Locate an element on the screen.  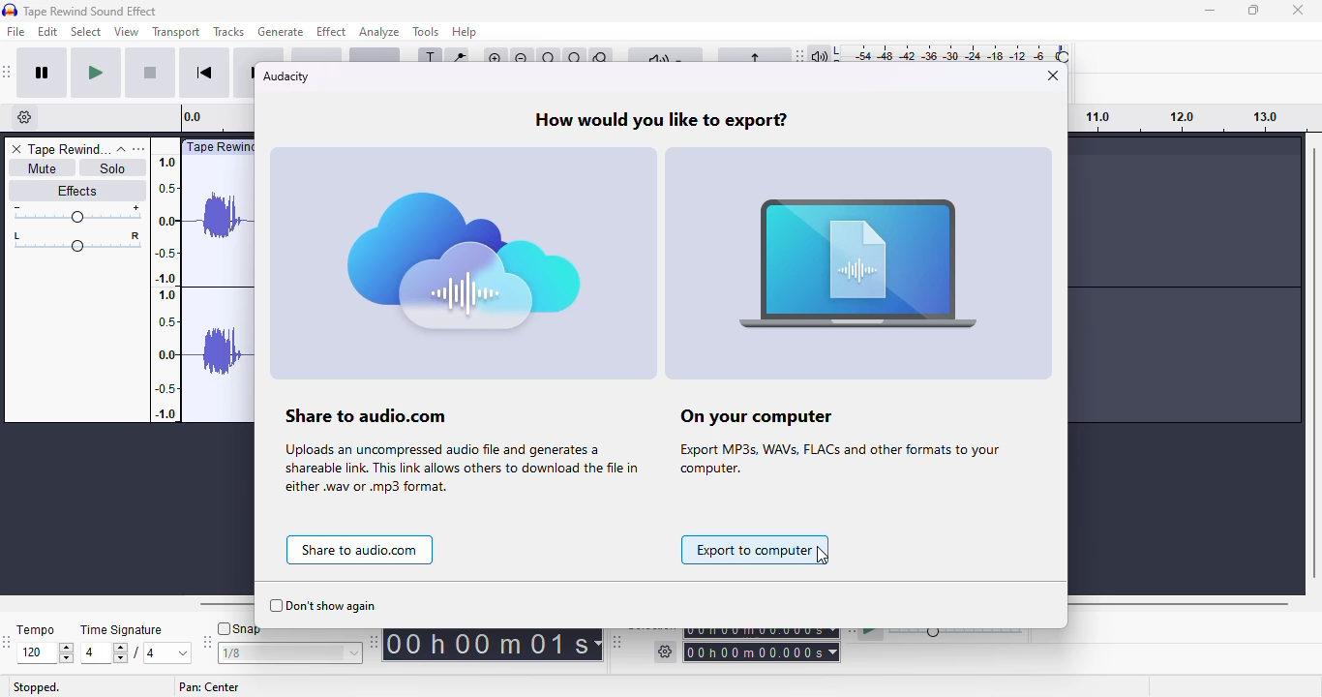
audacity time toolbar is located at coordinates (489, 643).